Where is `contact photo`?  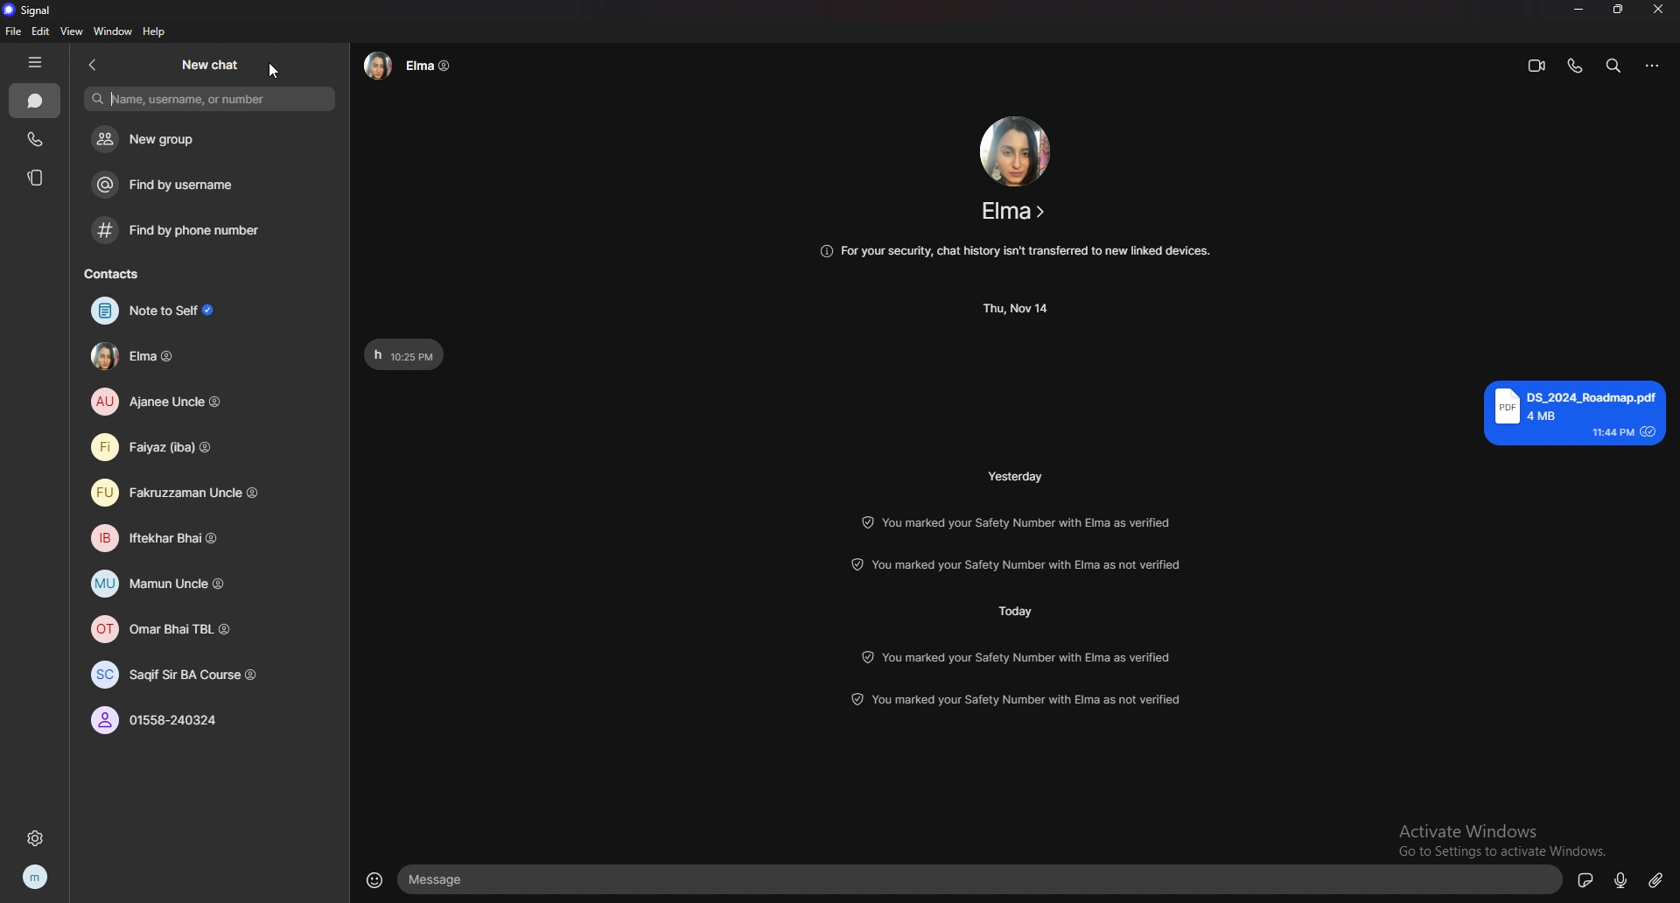
contact photo is located at coordinates (1016, 150).